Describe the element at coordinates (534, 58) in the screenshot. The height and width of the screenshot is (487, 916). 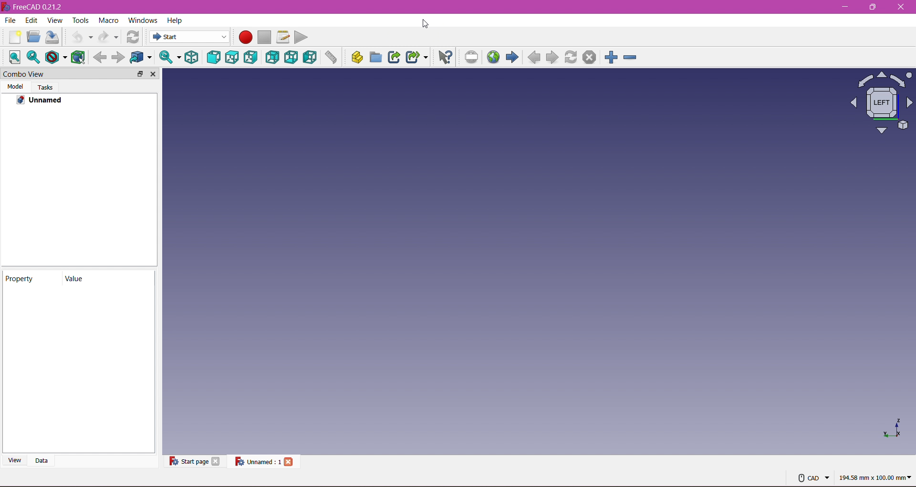
I see `Backward Navigation` at that location.